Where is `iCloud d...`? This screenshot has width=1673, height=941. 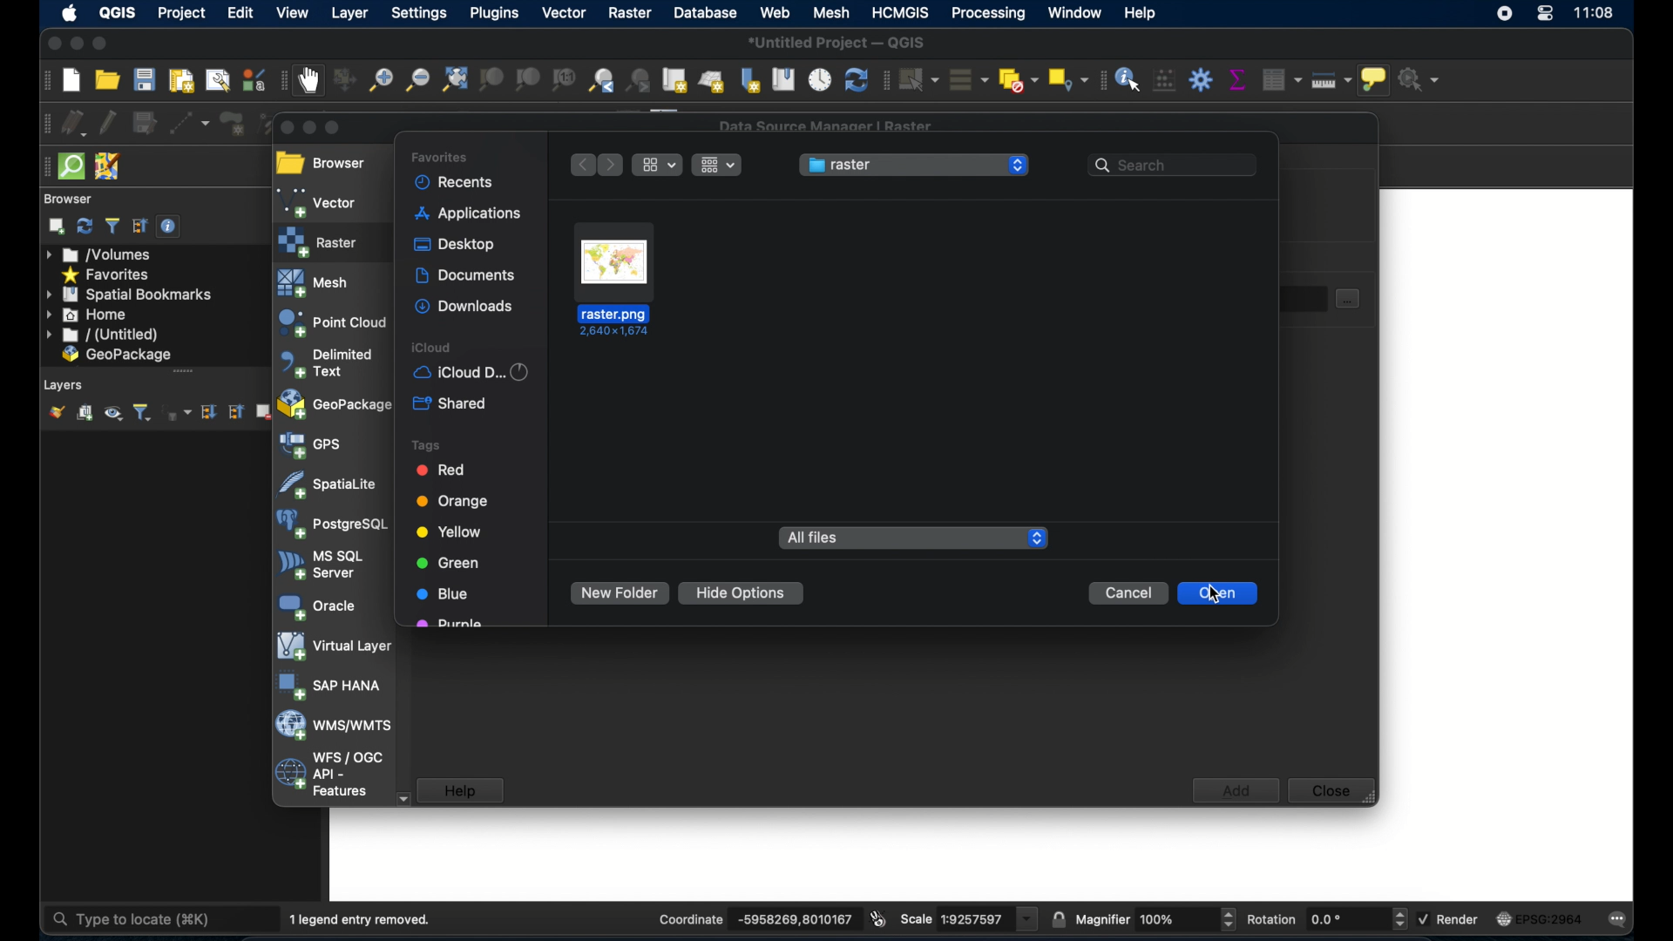 iCloud d... is located at coordinates (472, 370).